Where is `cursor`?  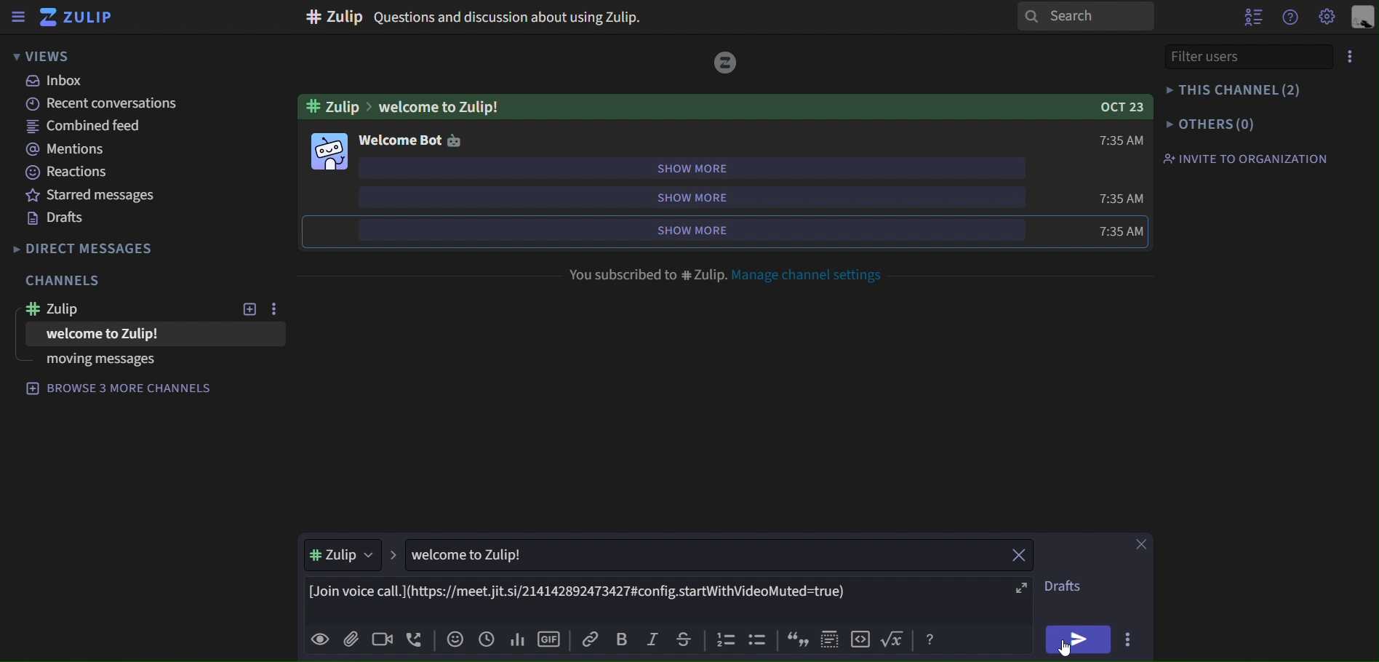
cursor is located at coordinates (1071, 648).